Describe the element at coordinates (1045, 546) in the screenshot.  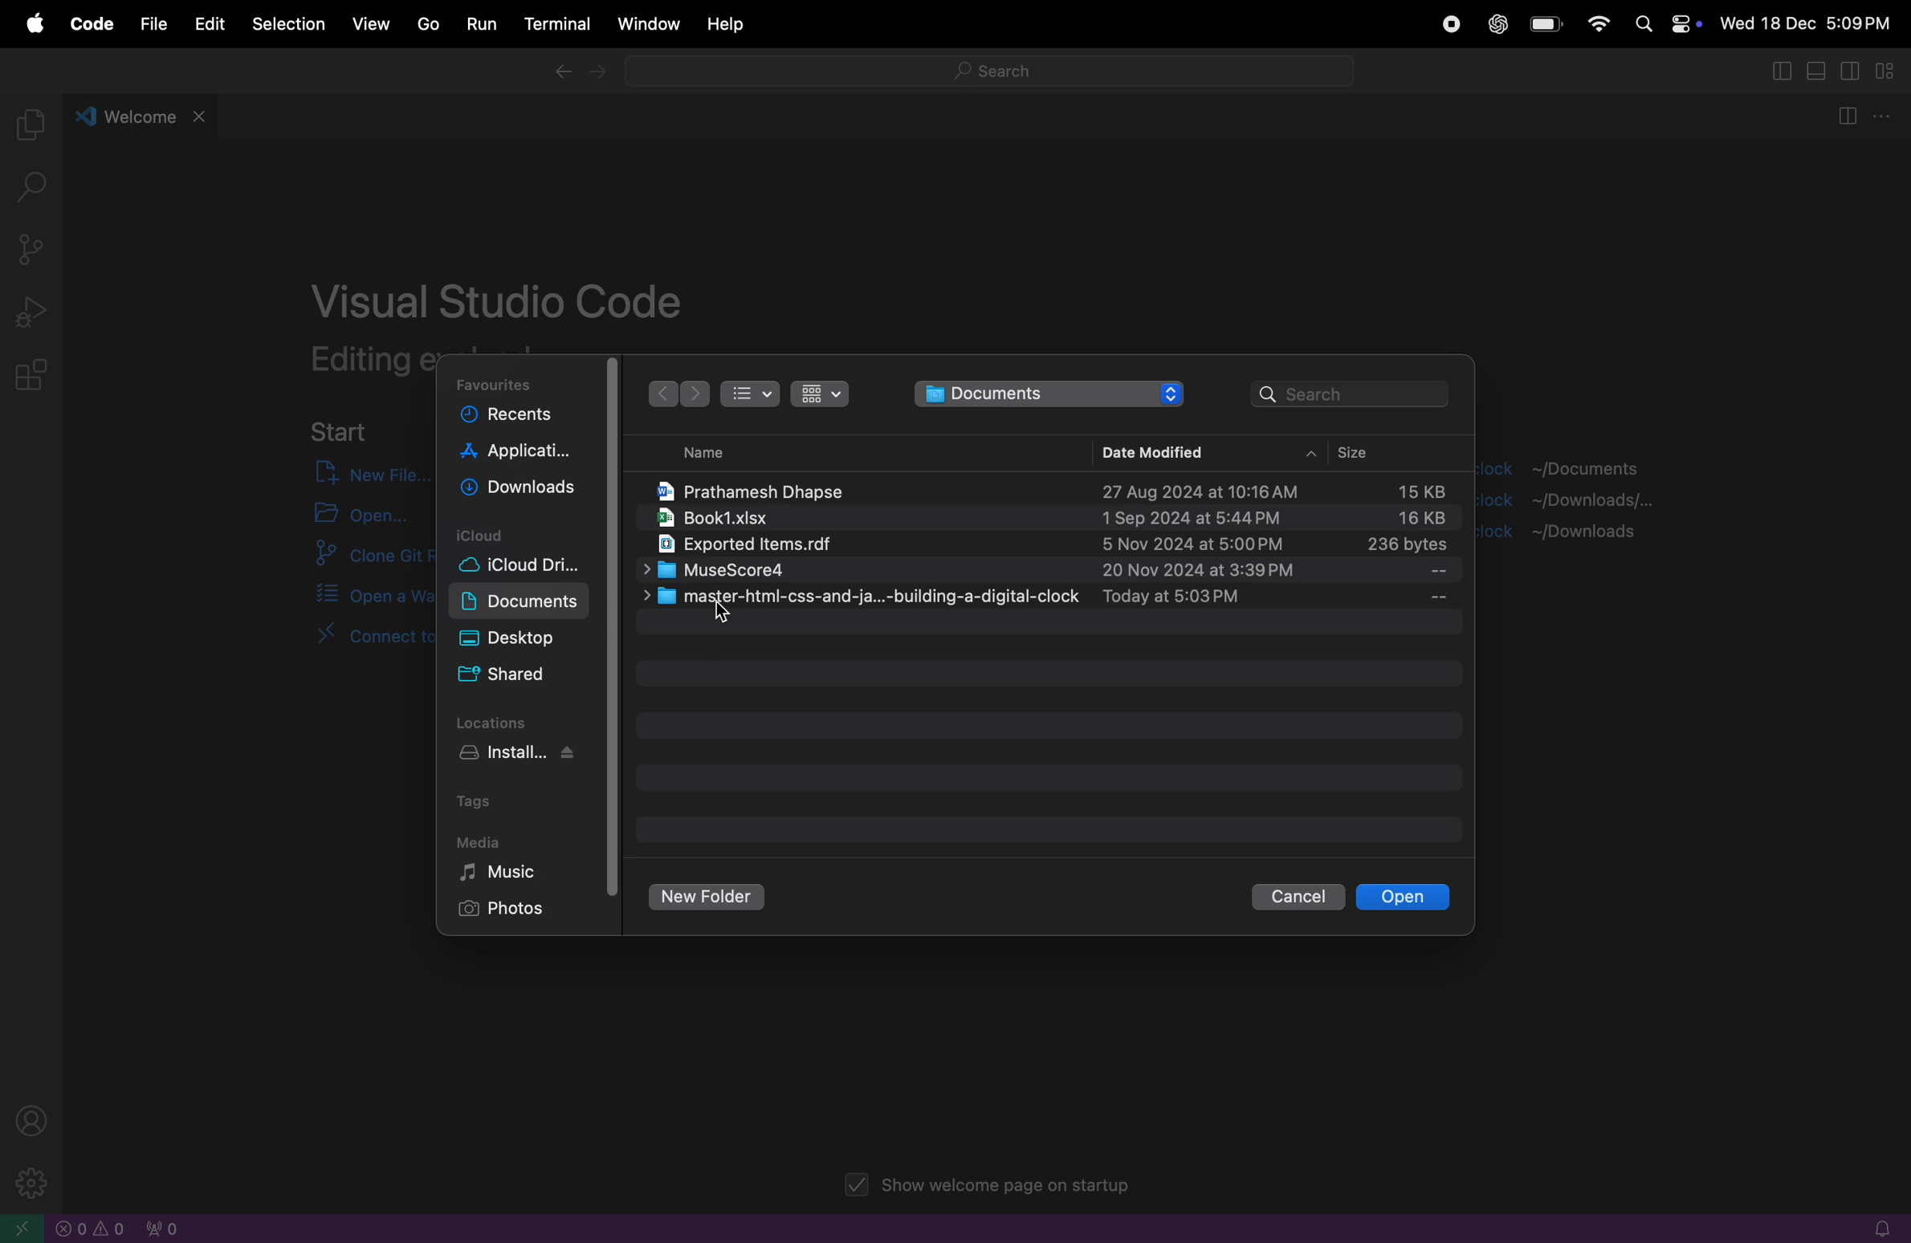
I see `zip file` at that location.